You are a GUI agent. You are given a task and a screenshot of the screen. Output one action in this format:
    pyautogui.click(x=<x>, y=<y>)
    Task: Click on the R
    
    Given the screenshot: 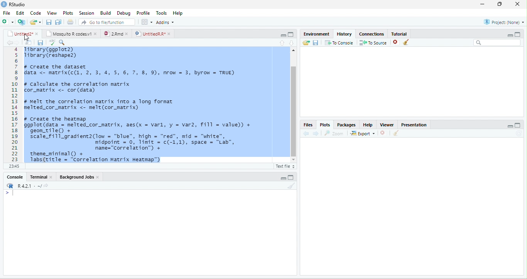 What is the action you would take?
    pyautogui.click(x=28, y=186)
    